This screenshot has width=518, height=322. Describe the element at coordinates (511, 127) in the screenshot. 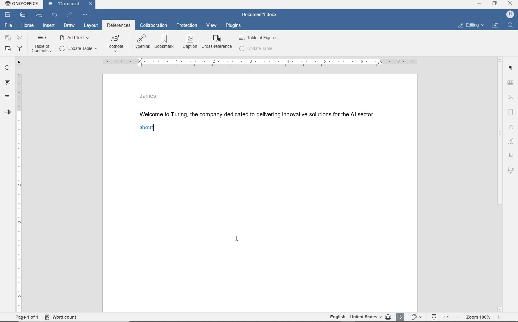

I see `shape` at that location.